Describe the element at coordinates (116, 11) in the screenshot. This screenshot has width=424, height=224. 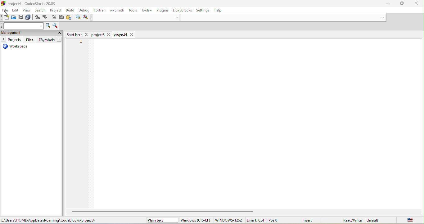
I see `wxsmith` at that location.